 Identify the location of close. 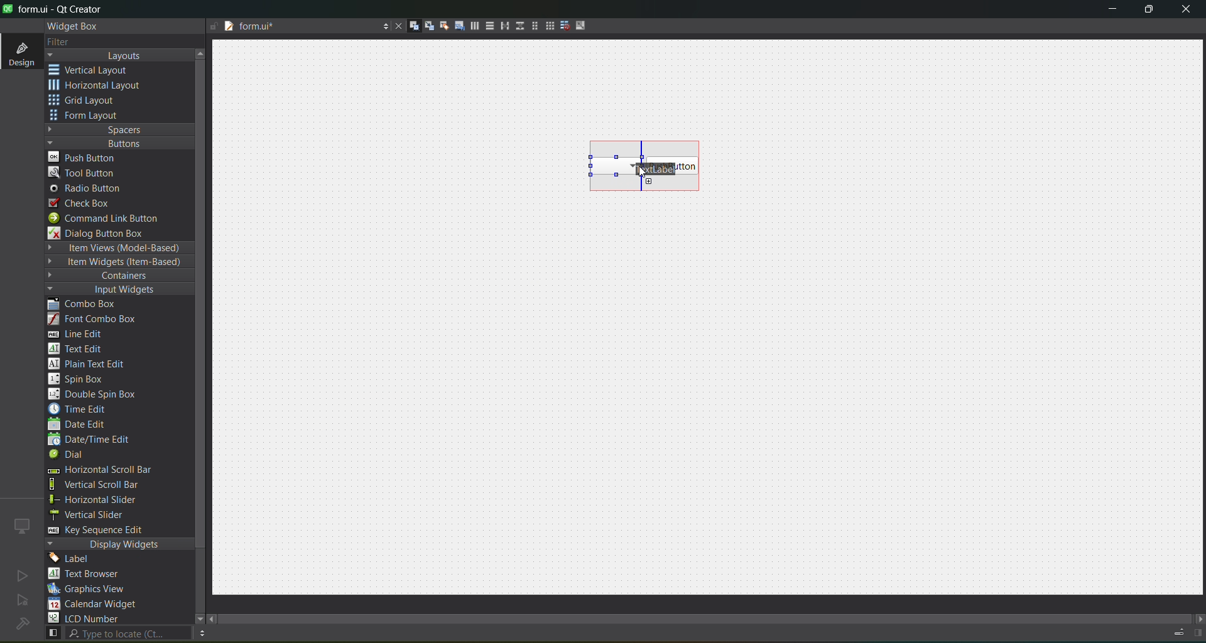
(1186, 11).